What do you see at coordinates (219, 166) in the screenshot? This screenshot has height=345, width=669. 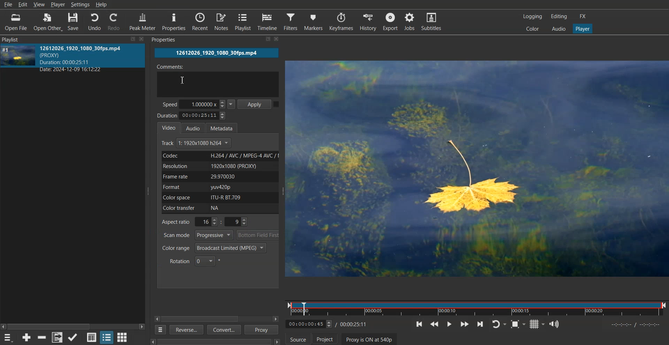 I see `Resolution` at bounding box center [219, 166].